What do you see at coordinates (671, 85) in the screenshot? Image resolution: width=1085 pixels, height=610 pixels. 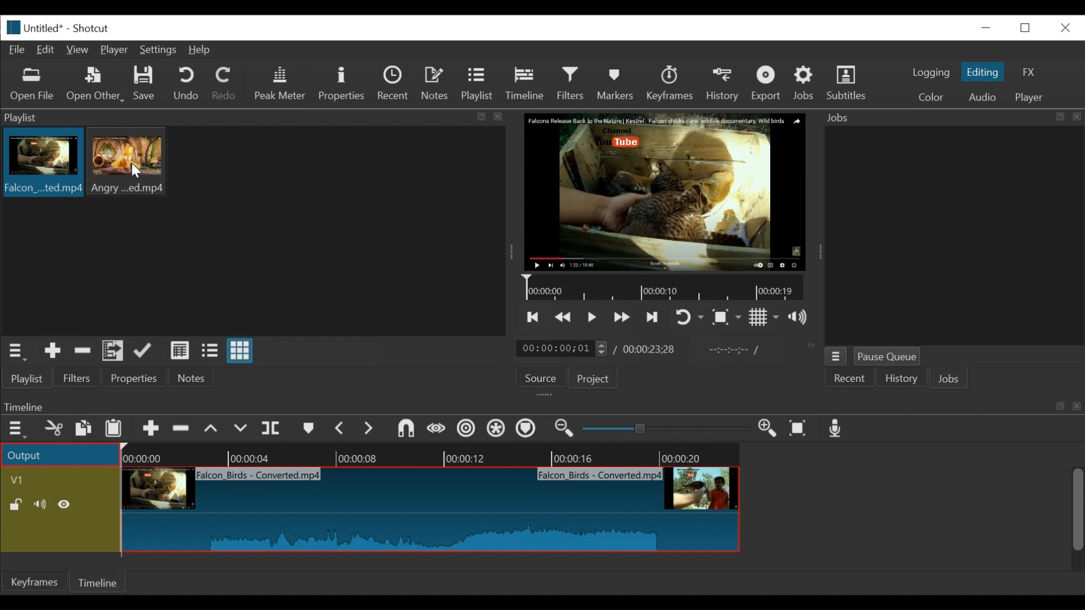 I see `keyframes` at bounding box center [671, 85].